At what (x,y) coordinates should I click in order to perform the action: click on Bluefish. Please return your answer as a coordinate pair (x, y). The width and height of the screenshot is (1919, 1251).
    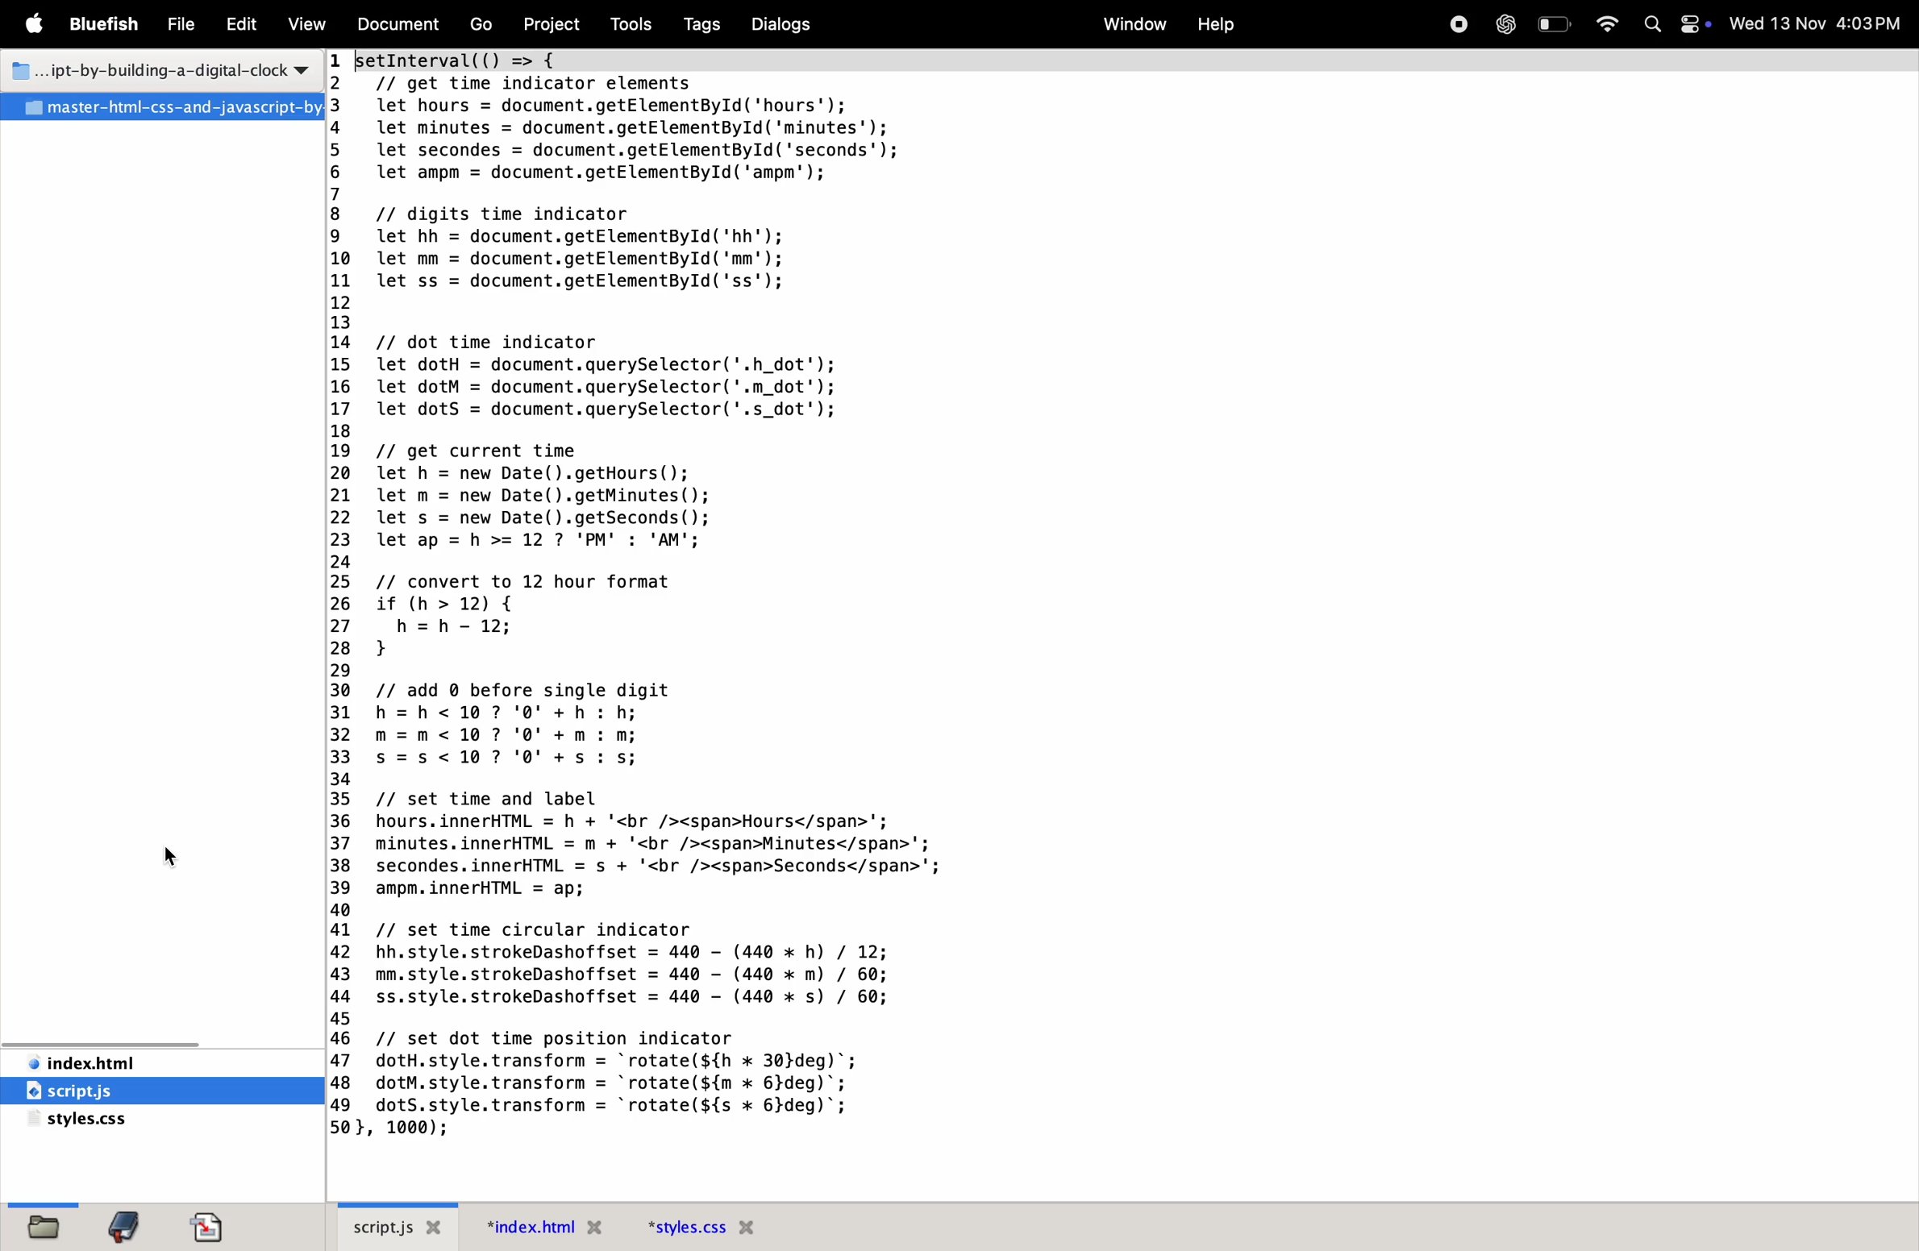
    Looking at the image, I should click on (105, 24).